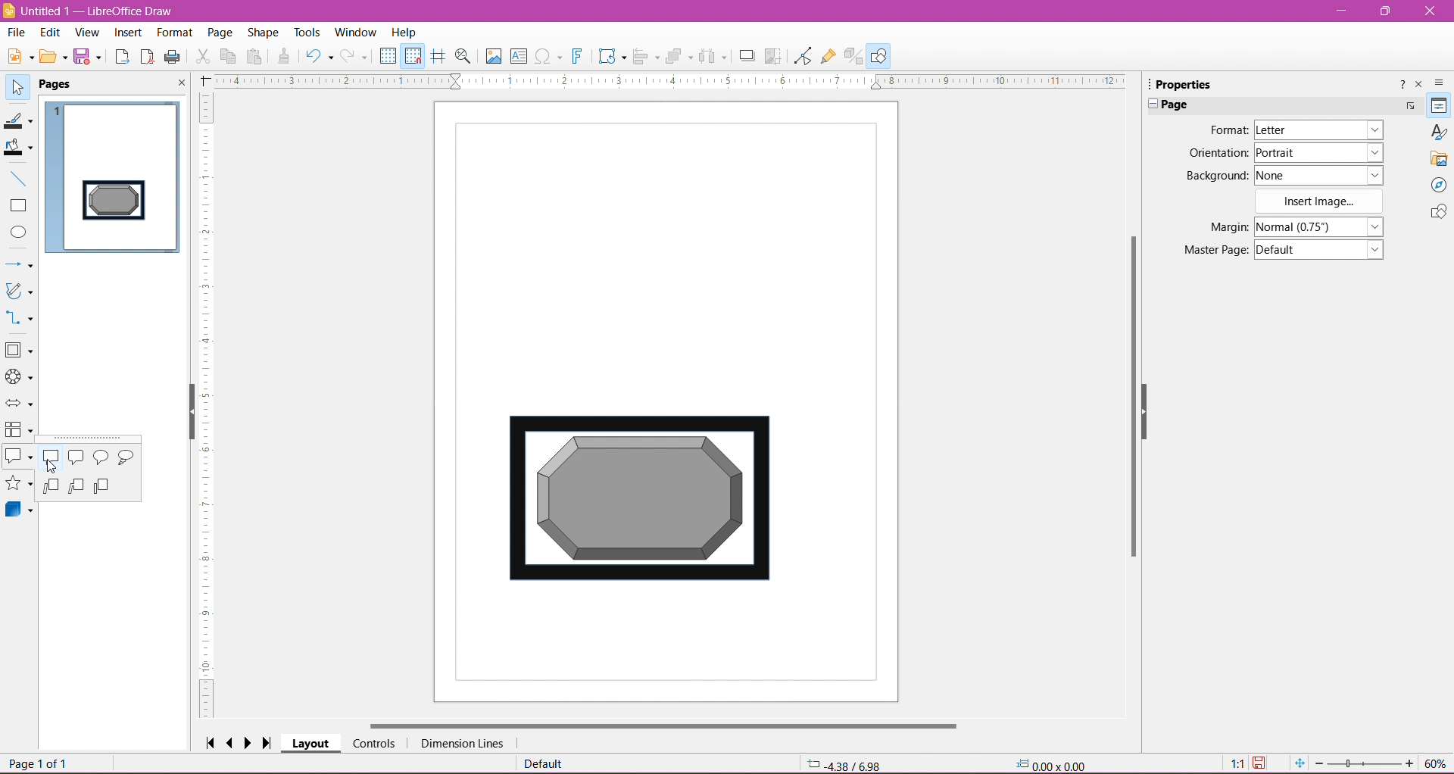  What do you see at coordinates (78, 458) in the screenshot?
I see `Rounded Rectangular Callout` at bounding box center [78, 458].